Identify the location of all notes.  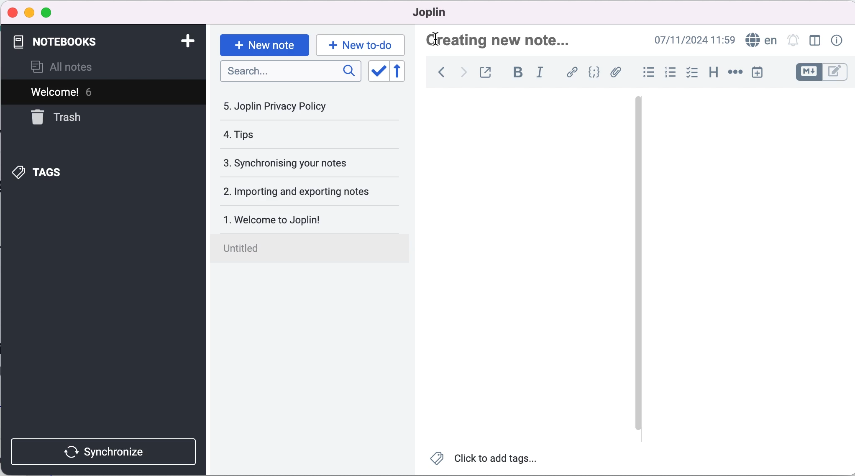
(73, 66).